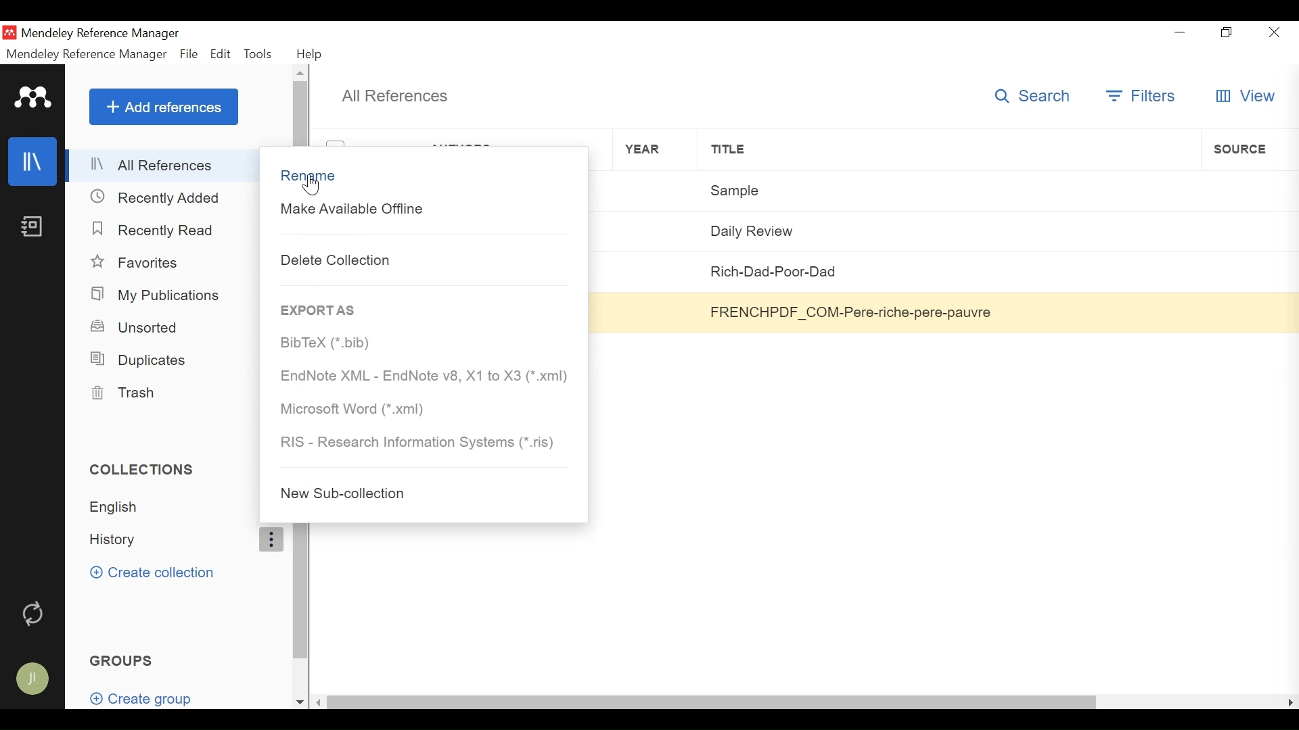 This screenshot has width=1299, height=730. Describe the element at coordinates (159, 295) in the screenshot. I see `My Publications` at that location.